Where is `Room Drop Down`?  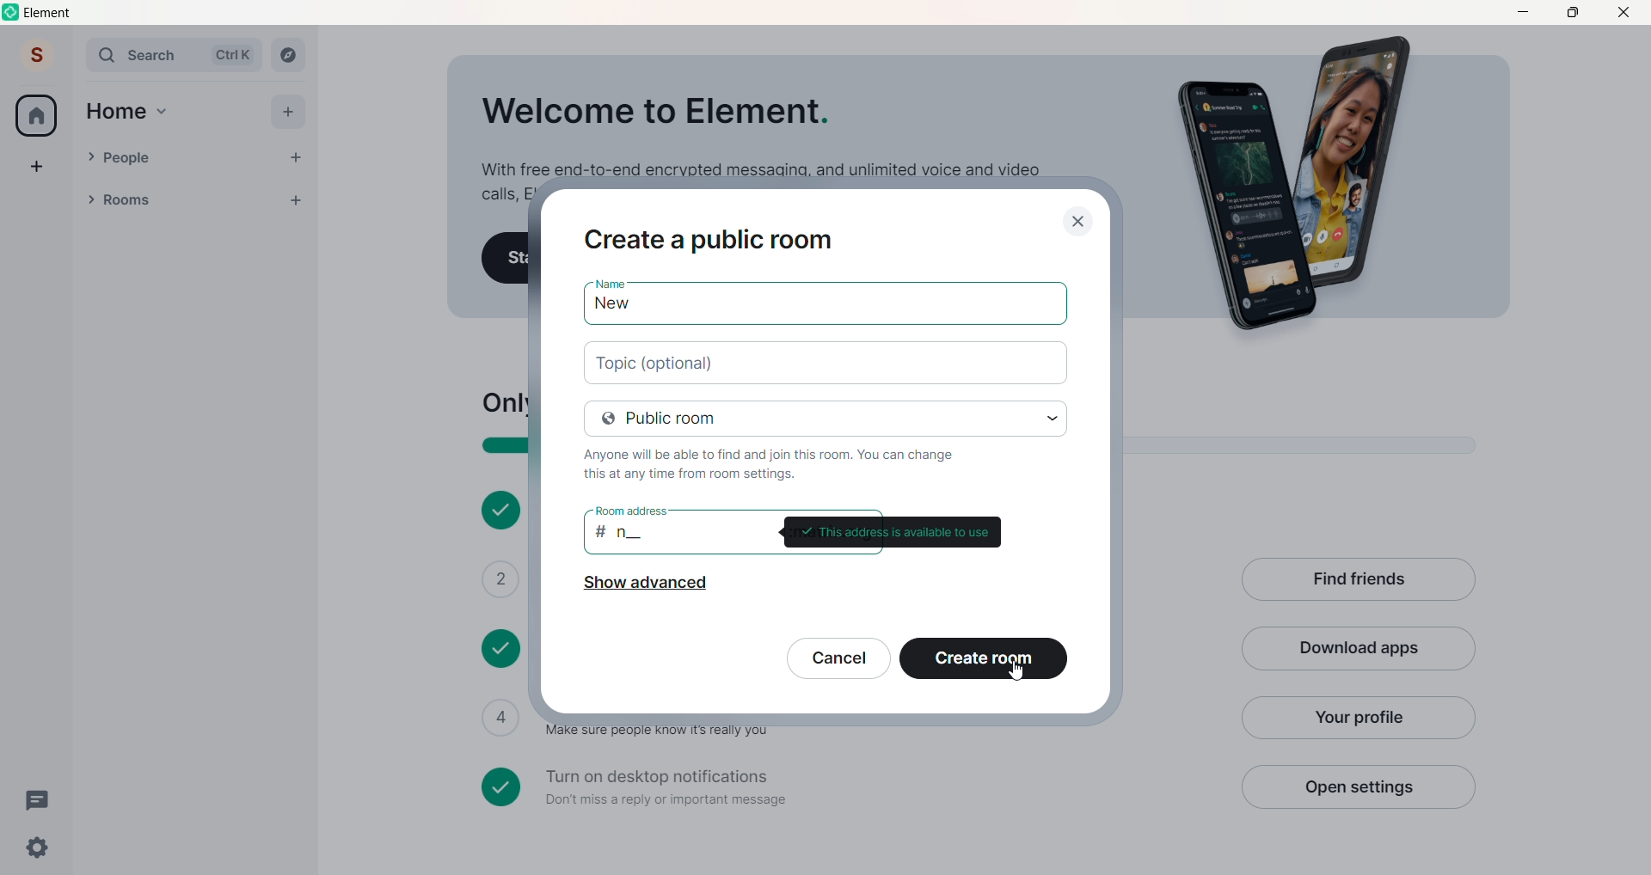
Room Drop Down is located at coordinates (91, 199).